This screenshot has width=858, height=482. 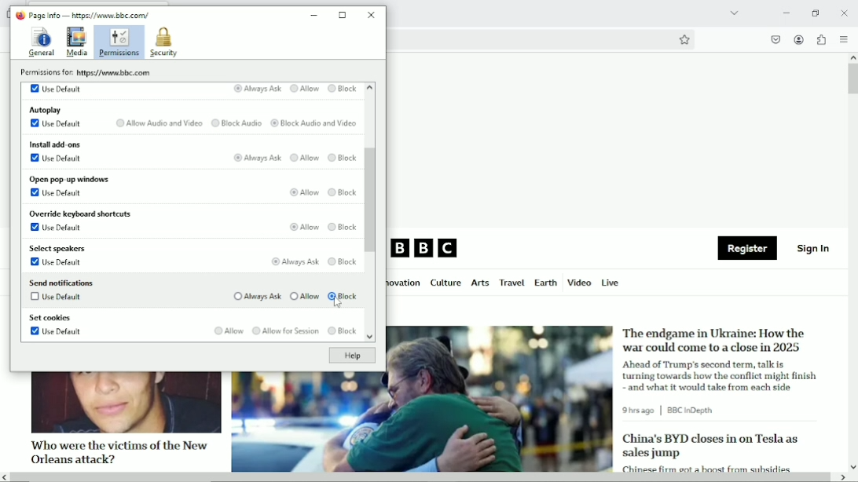 What do you see at coordinates (256, 89) in the screenshot?
I see `Always ask` at bounding box center [256, 89].